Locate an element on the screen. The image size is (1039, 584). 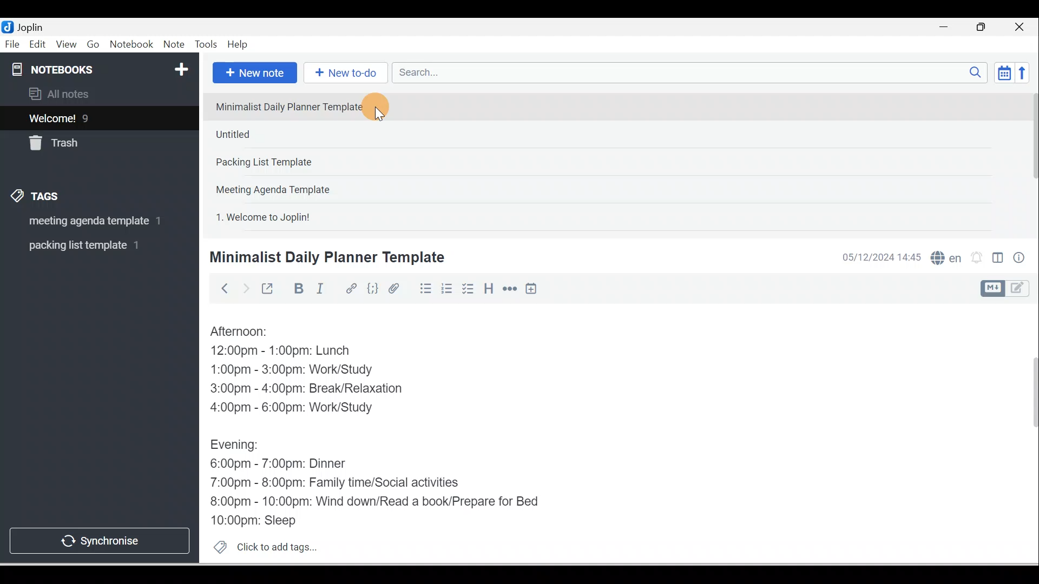
6:00pm - 7:00pm: Dinner is located at coordinates (286, 464).